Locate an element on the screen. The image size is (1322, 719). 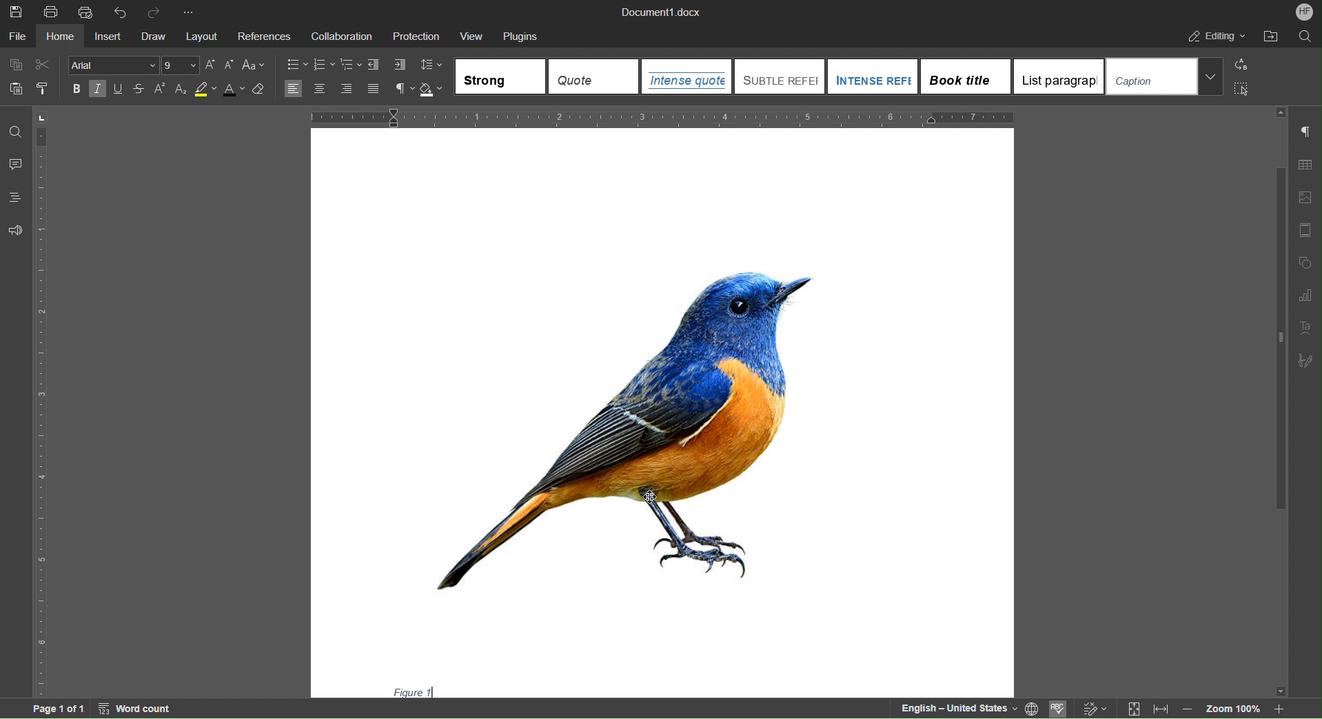
Table is located at coordinates (1305, 168).